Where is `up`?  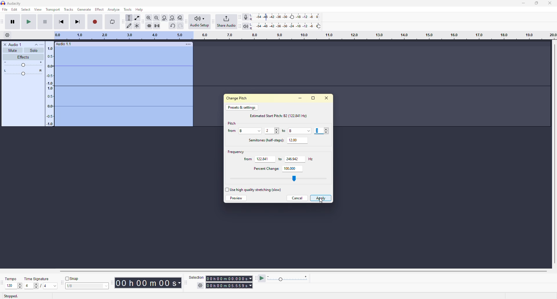
up is located at coordinates (326, 129).